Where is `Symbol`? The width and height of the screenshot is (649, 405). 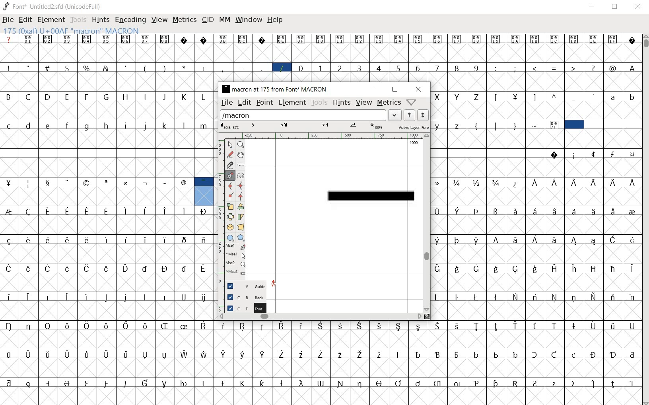 Symbol is located at coordinates (185, 354).